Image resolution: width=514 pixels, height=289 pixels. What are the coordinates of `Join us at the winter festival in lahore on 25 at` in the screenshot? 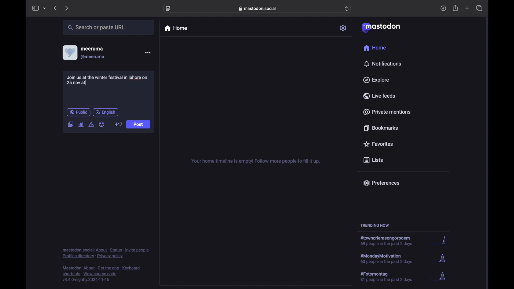 It's located at (108, 81).